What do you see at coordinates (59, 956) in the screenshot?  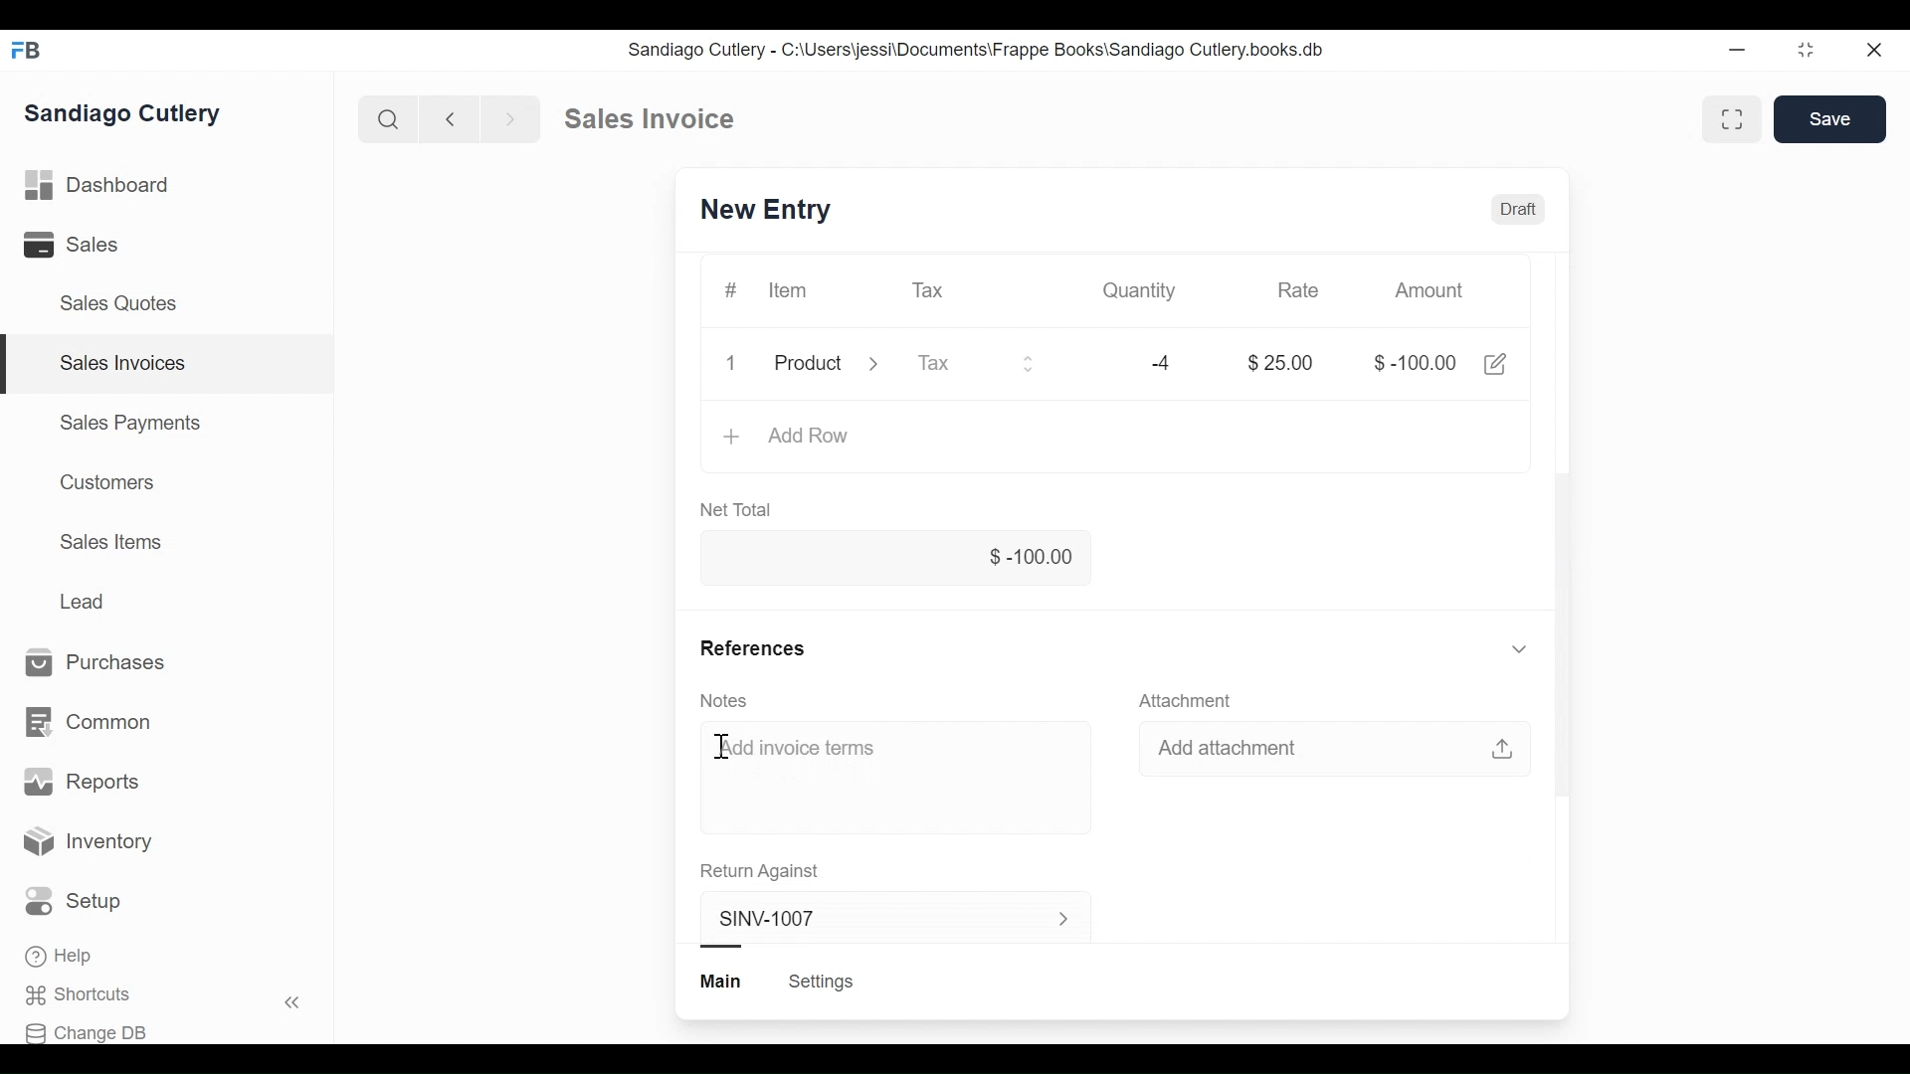 I see ` Help` at bounding box center [59, 956].